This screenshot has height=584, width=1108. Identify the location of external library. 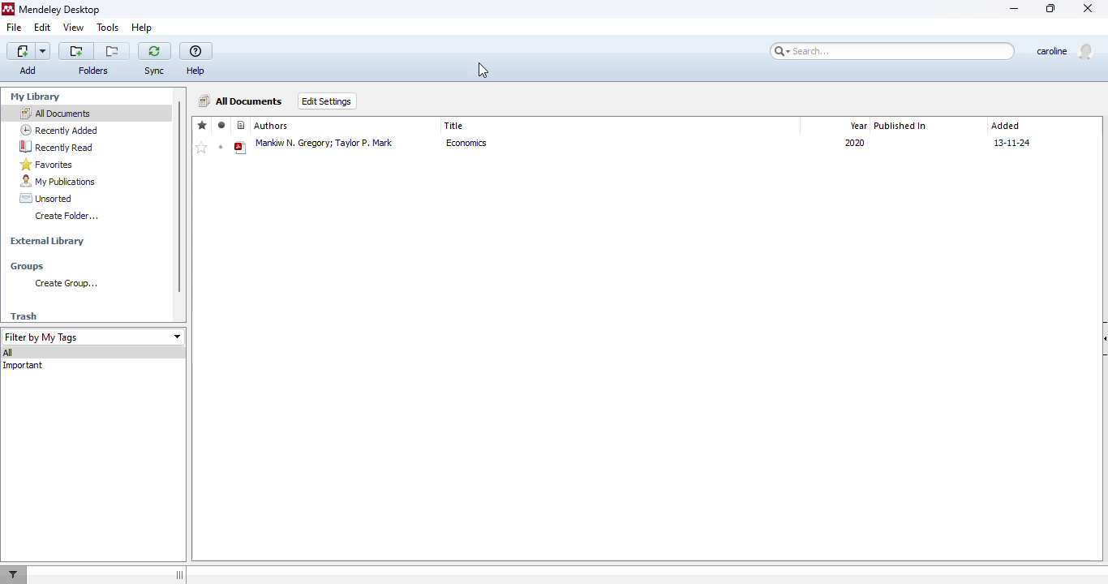
(47, 241).